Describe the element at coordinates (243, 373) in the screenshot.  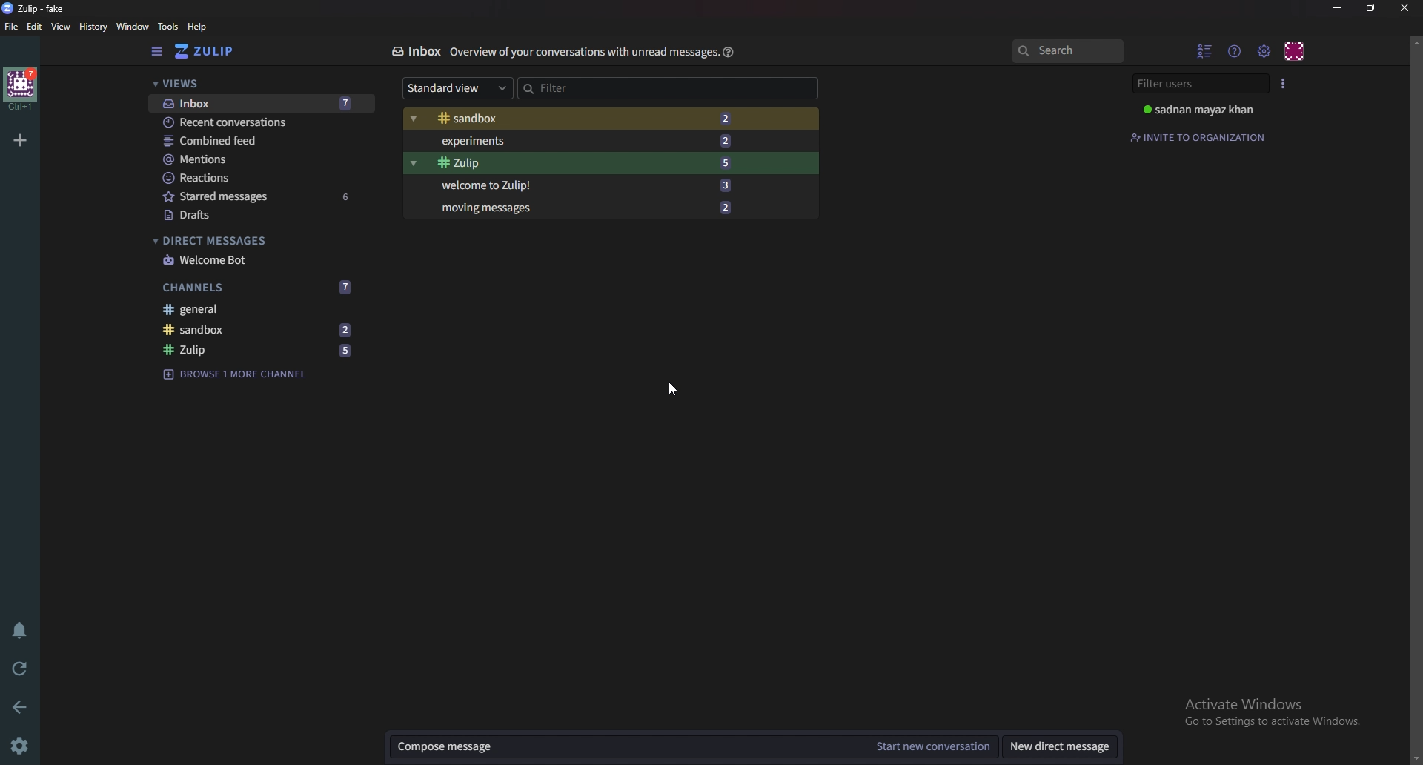
I see `Browse channel` at that location.